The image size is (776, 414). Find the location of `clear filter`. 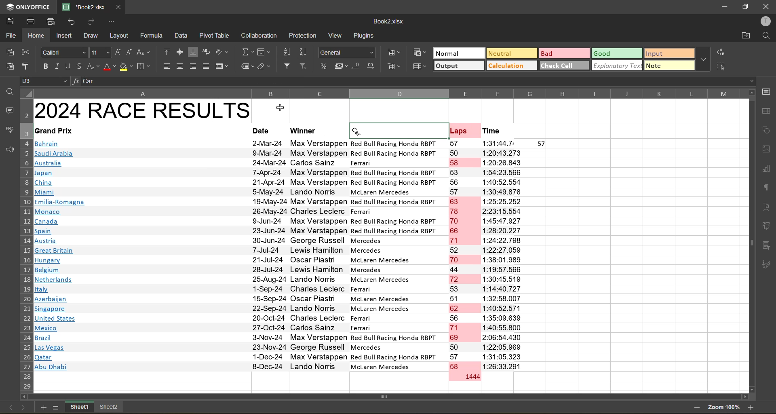

clear filter is located at coordinates (303, 65).